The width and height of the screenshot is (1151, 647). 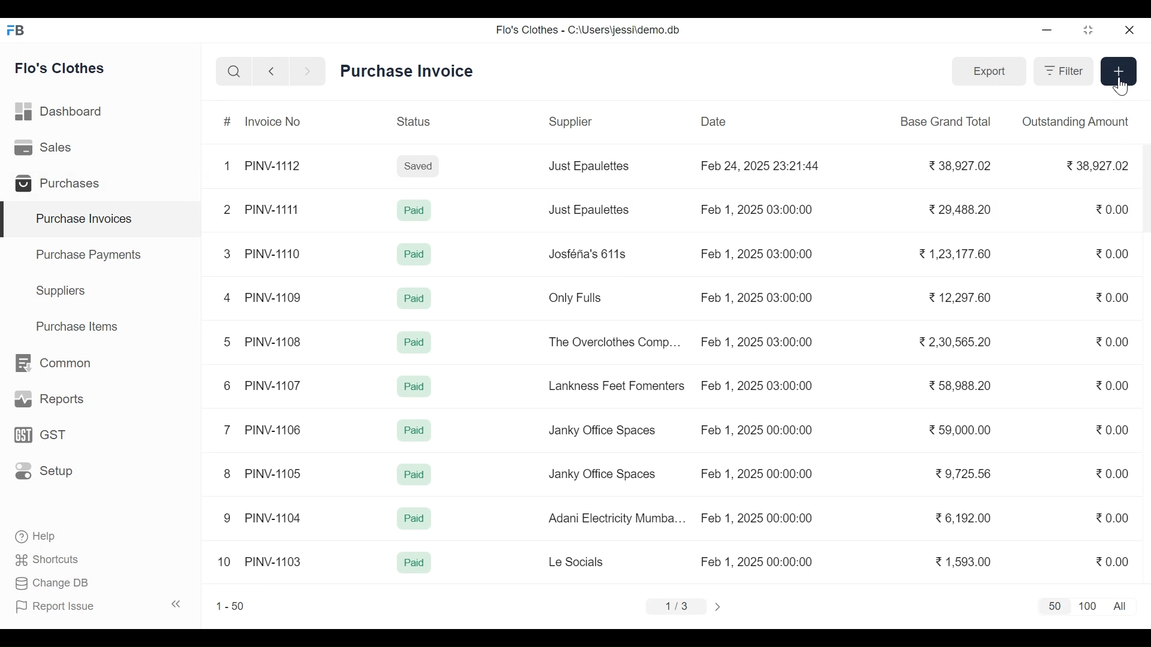 What do you see at coordinates (1112, 296) in the screenshot?
I see `0.00` at bounding box center [1112, 296].